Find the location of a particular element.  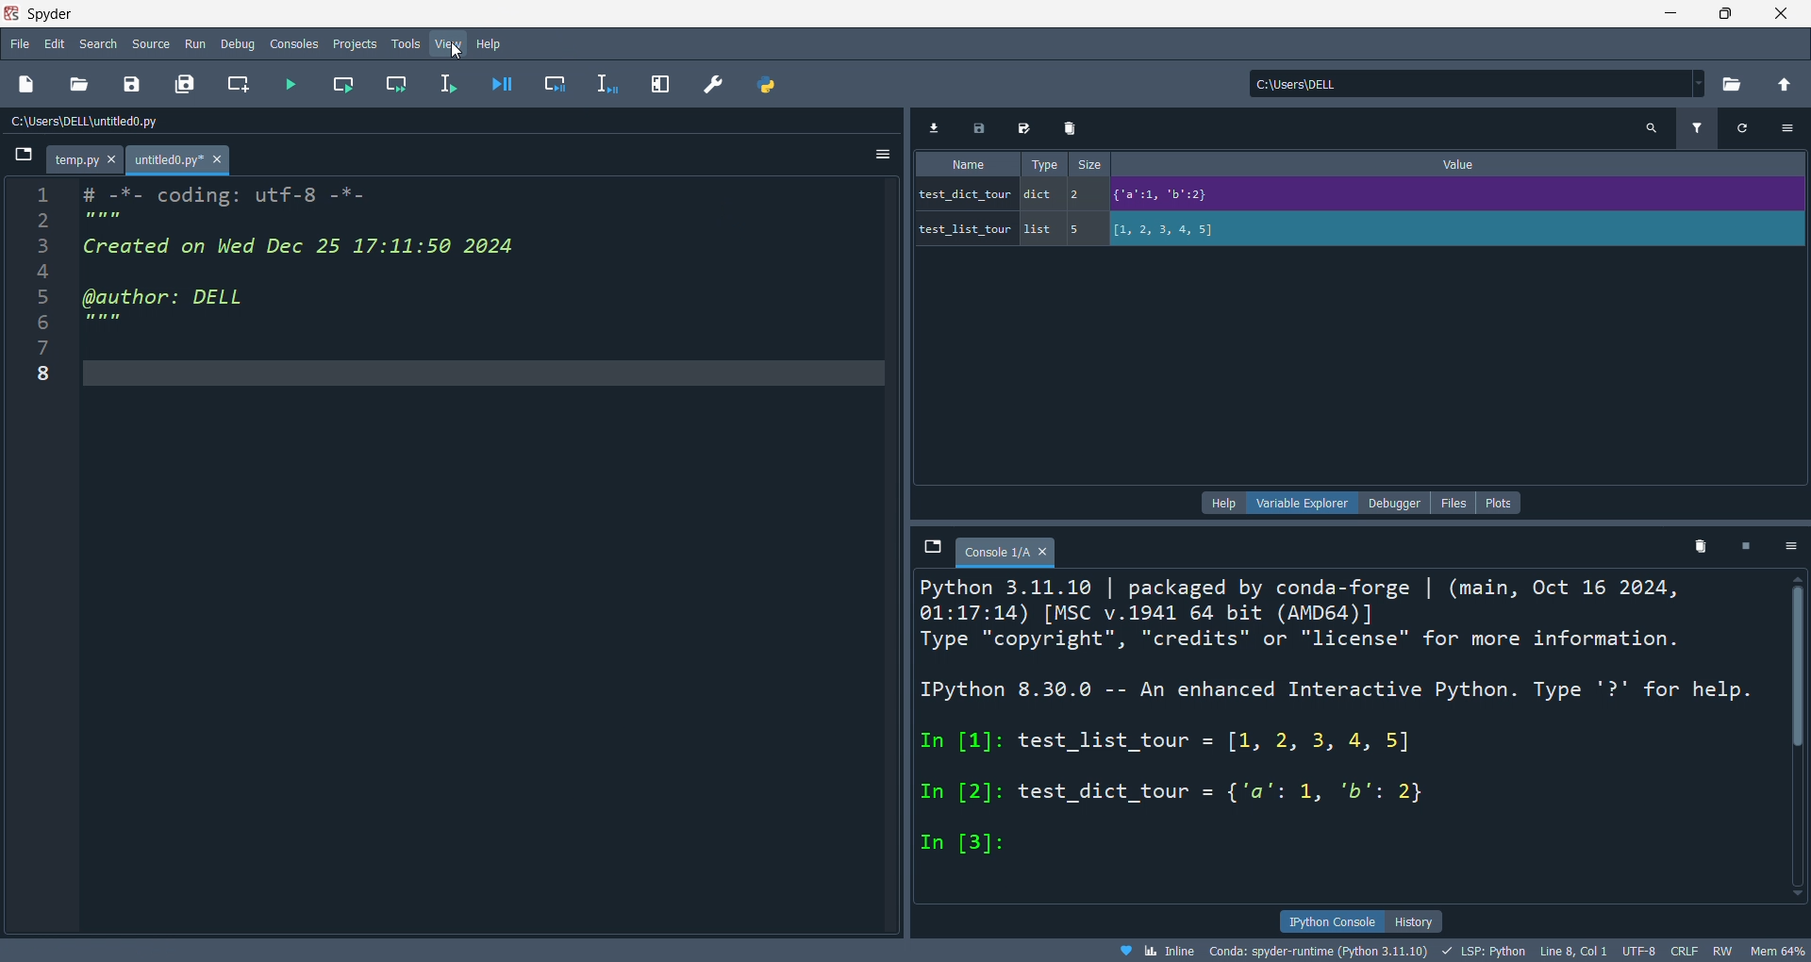

save as is located at coordinates (1026, 130).